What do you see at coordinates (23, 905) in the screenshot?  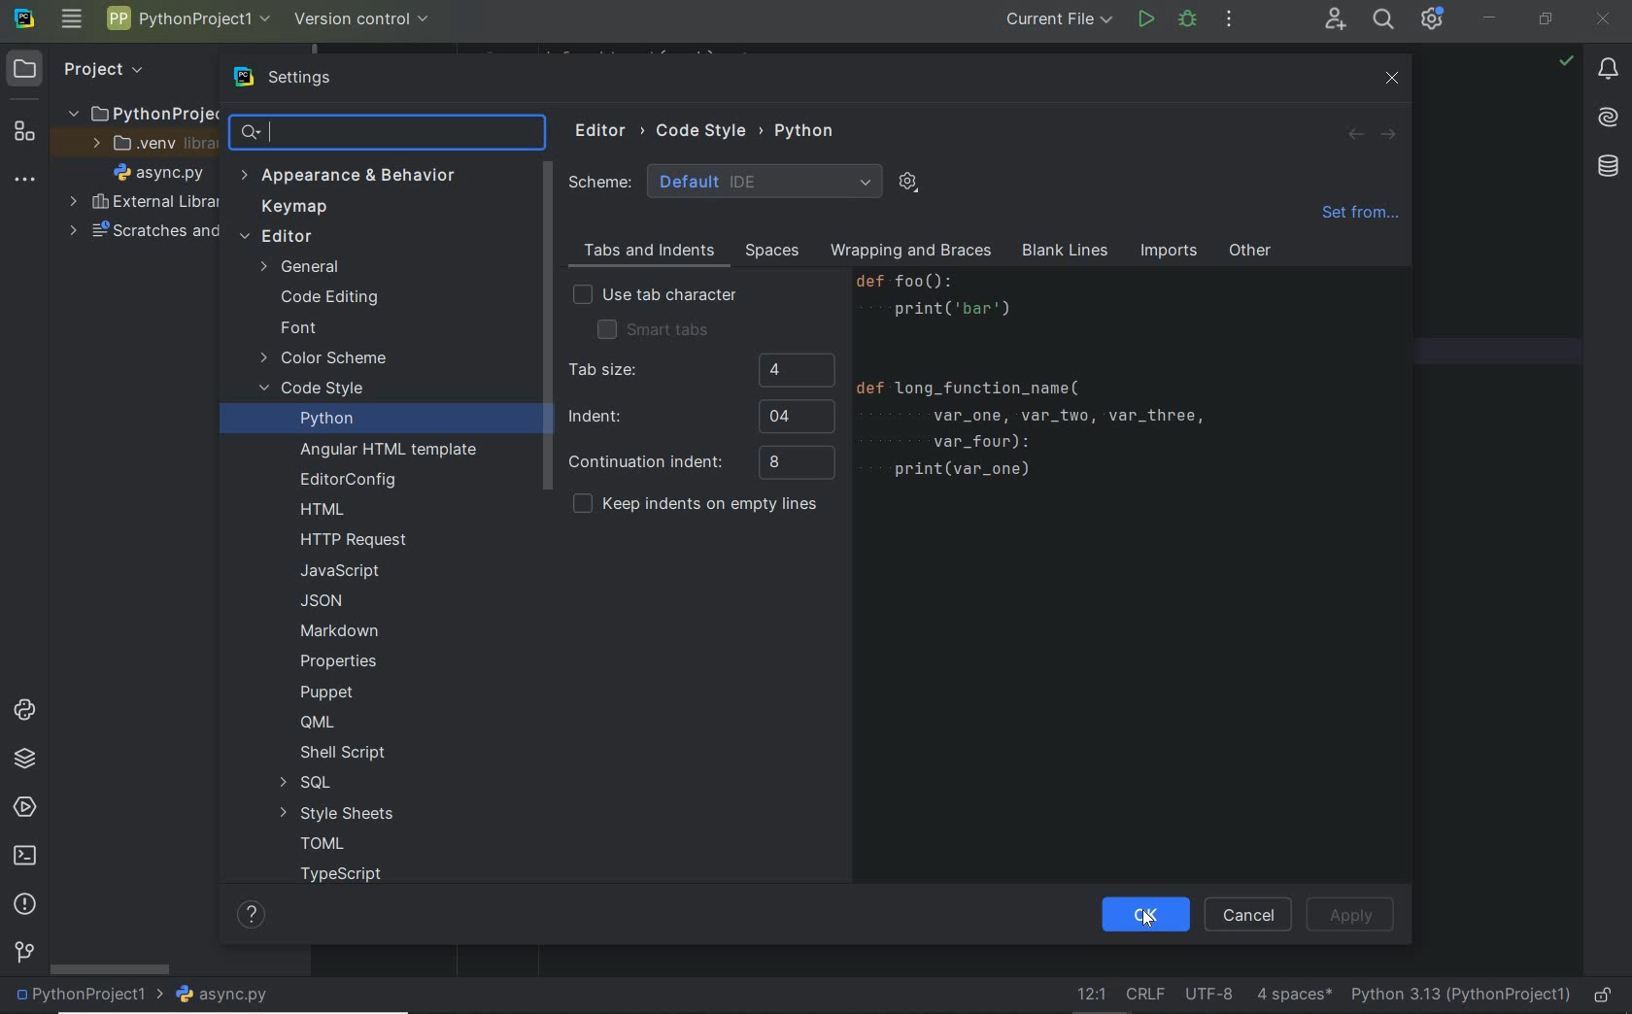 I see `problems` at bounding box center [23, 905].